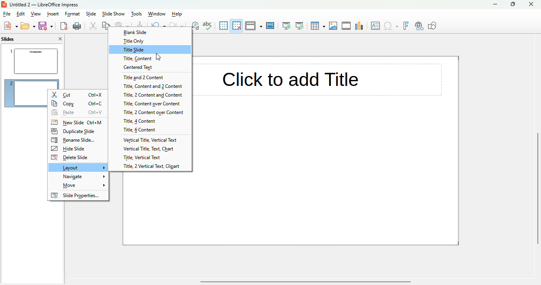  What do you see at coordinates (77, 122) in the screenshot?
I see `new slide` at bounding box center [77, 122].